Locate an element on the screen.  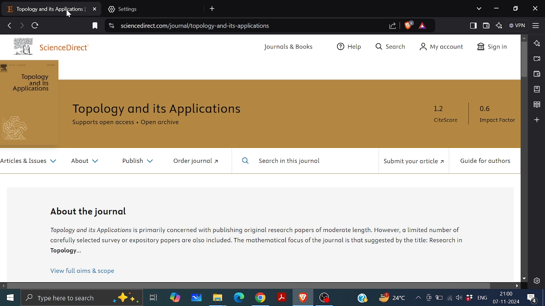
Rewards is located at coordinates (423, 26).